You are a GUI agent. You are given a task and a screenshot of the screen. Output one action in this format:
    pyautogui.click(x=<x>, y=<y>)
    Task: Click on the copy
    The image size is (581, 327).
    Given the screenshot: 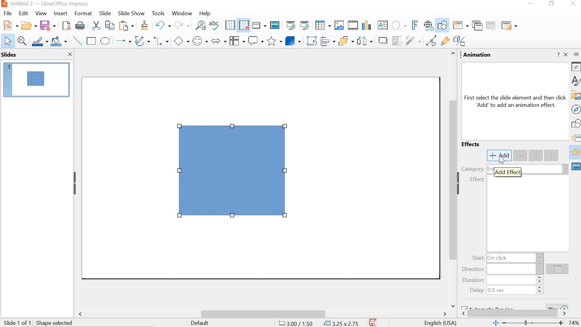 What is the action you would take?
    pyautogui.click(x=111, y=25)
    